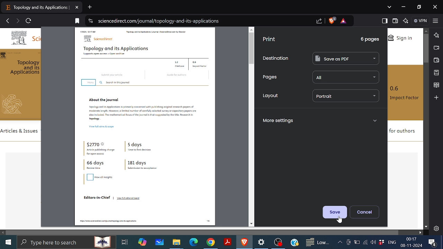 The image size is (443, 249). Describe the element at coordinates (157, 33) in the screenshot. I see `Topology and its Applications | Journal | ScienceDirect.com by Elsevier` at that location.